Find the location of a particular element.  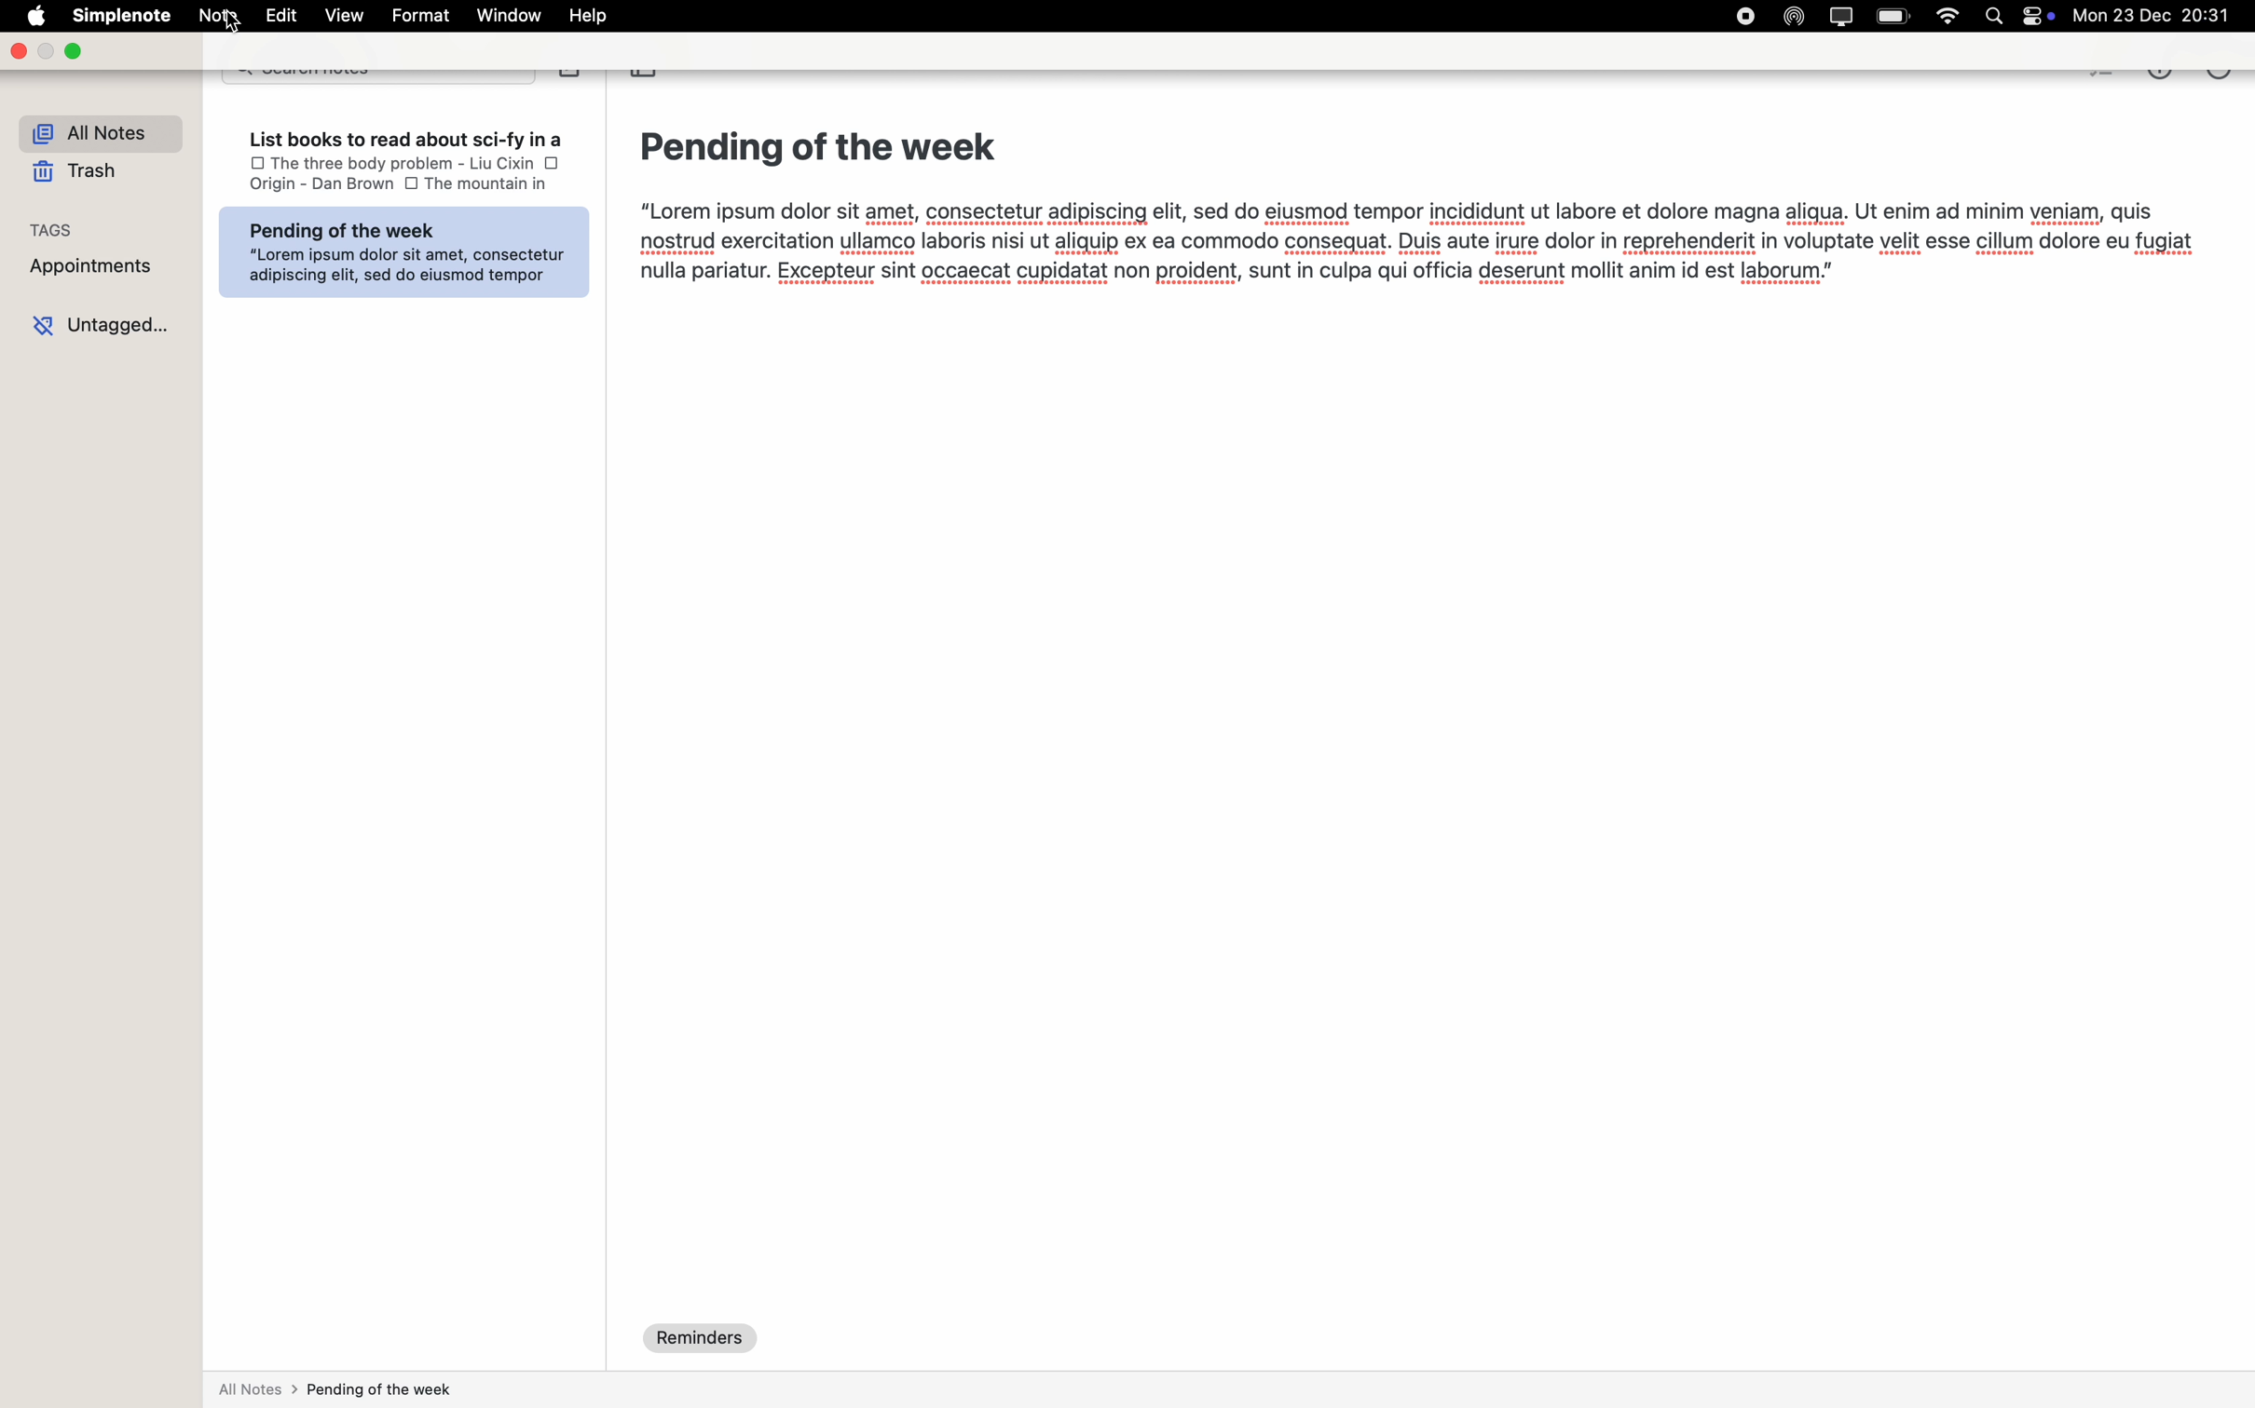

untagged is located at coordinates (103, 327).